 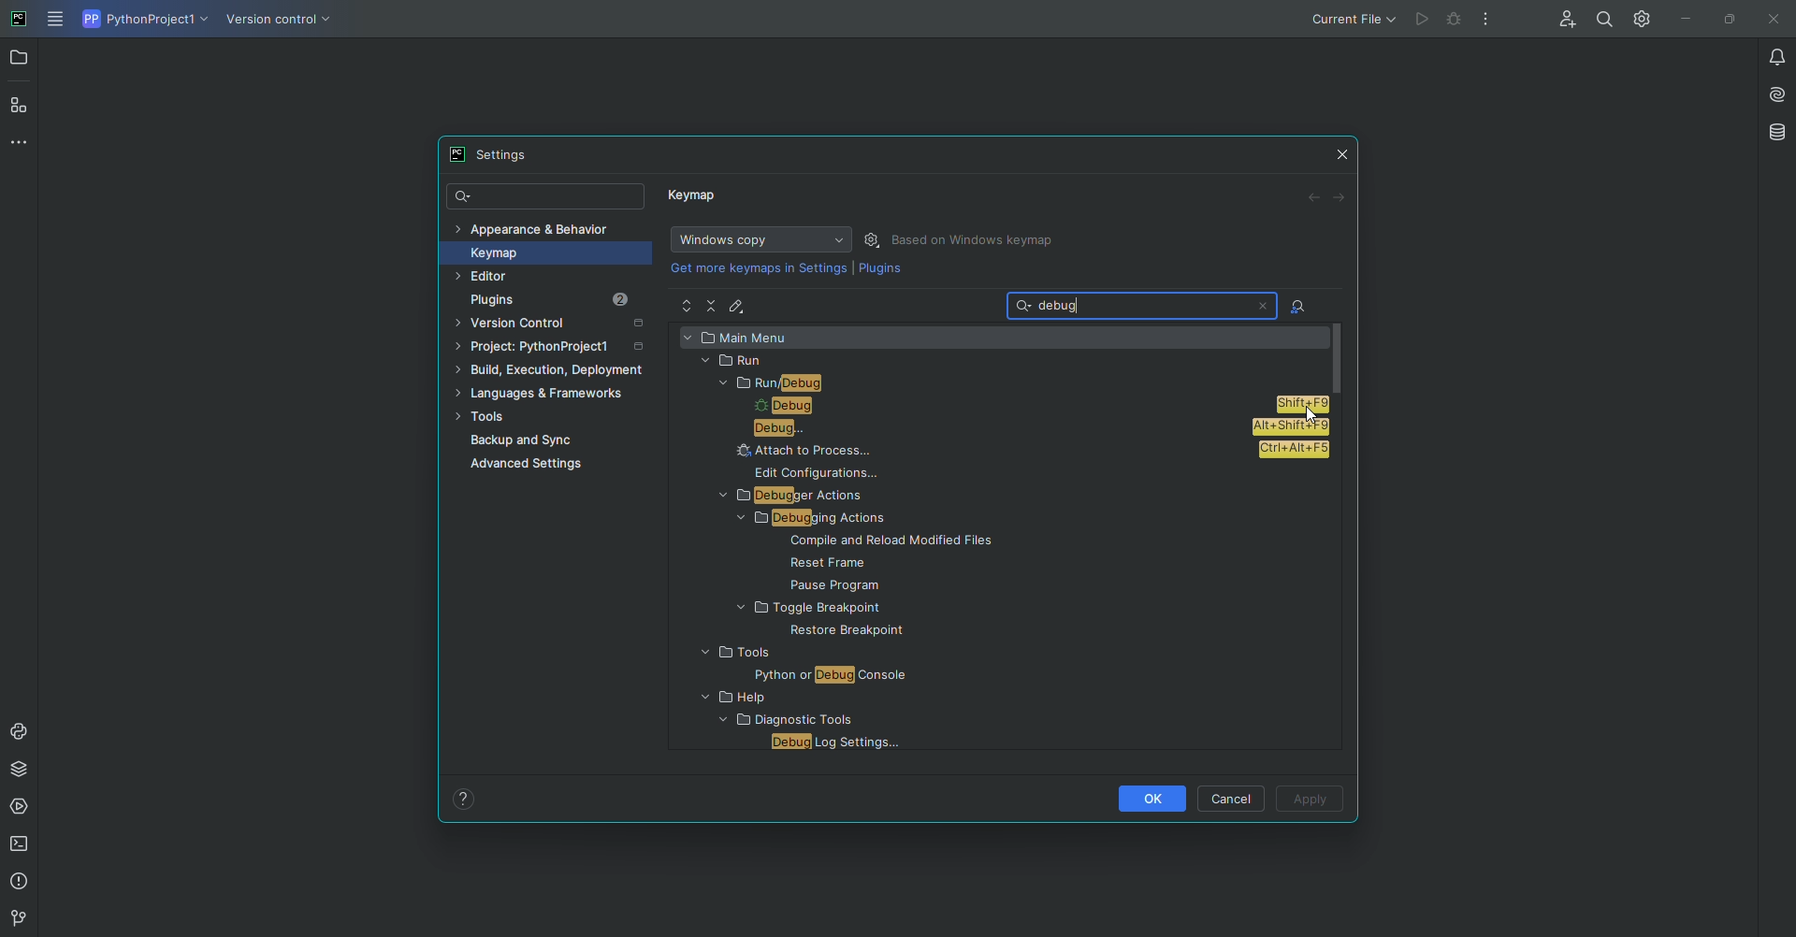 I want to click on Structure, so click(x=21, y=104).